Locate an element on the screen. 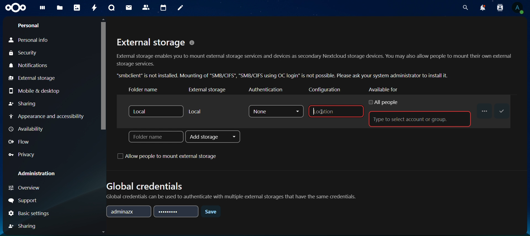 The image size is (530, 236). notifications is located at coordinates (483, 7).